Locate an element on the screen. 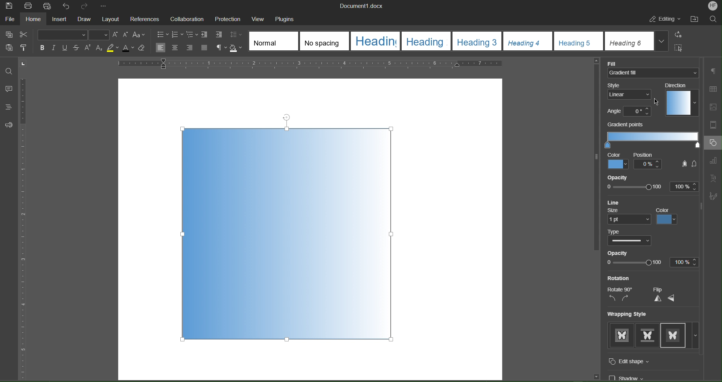 This screenshot has height=382, width=722. Headings is located at coordinates (9, 107).